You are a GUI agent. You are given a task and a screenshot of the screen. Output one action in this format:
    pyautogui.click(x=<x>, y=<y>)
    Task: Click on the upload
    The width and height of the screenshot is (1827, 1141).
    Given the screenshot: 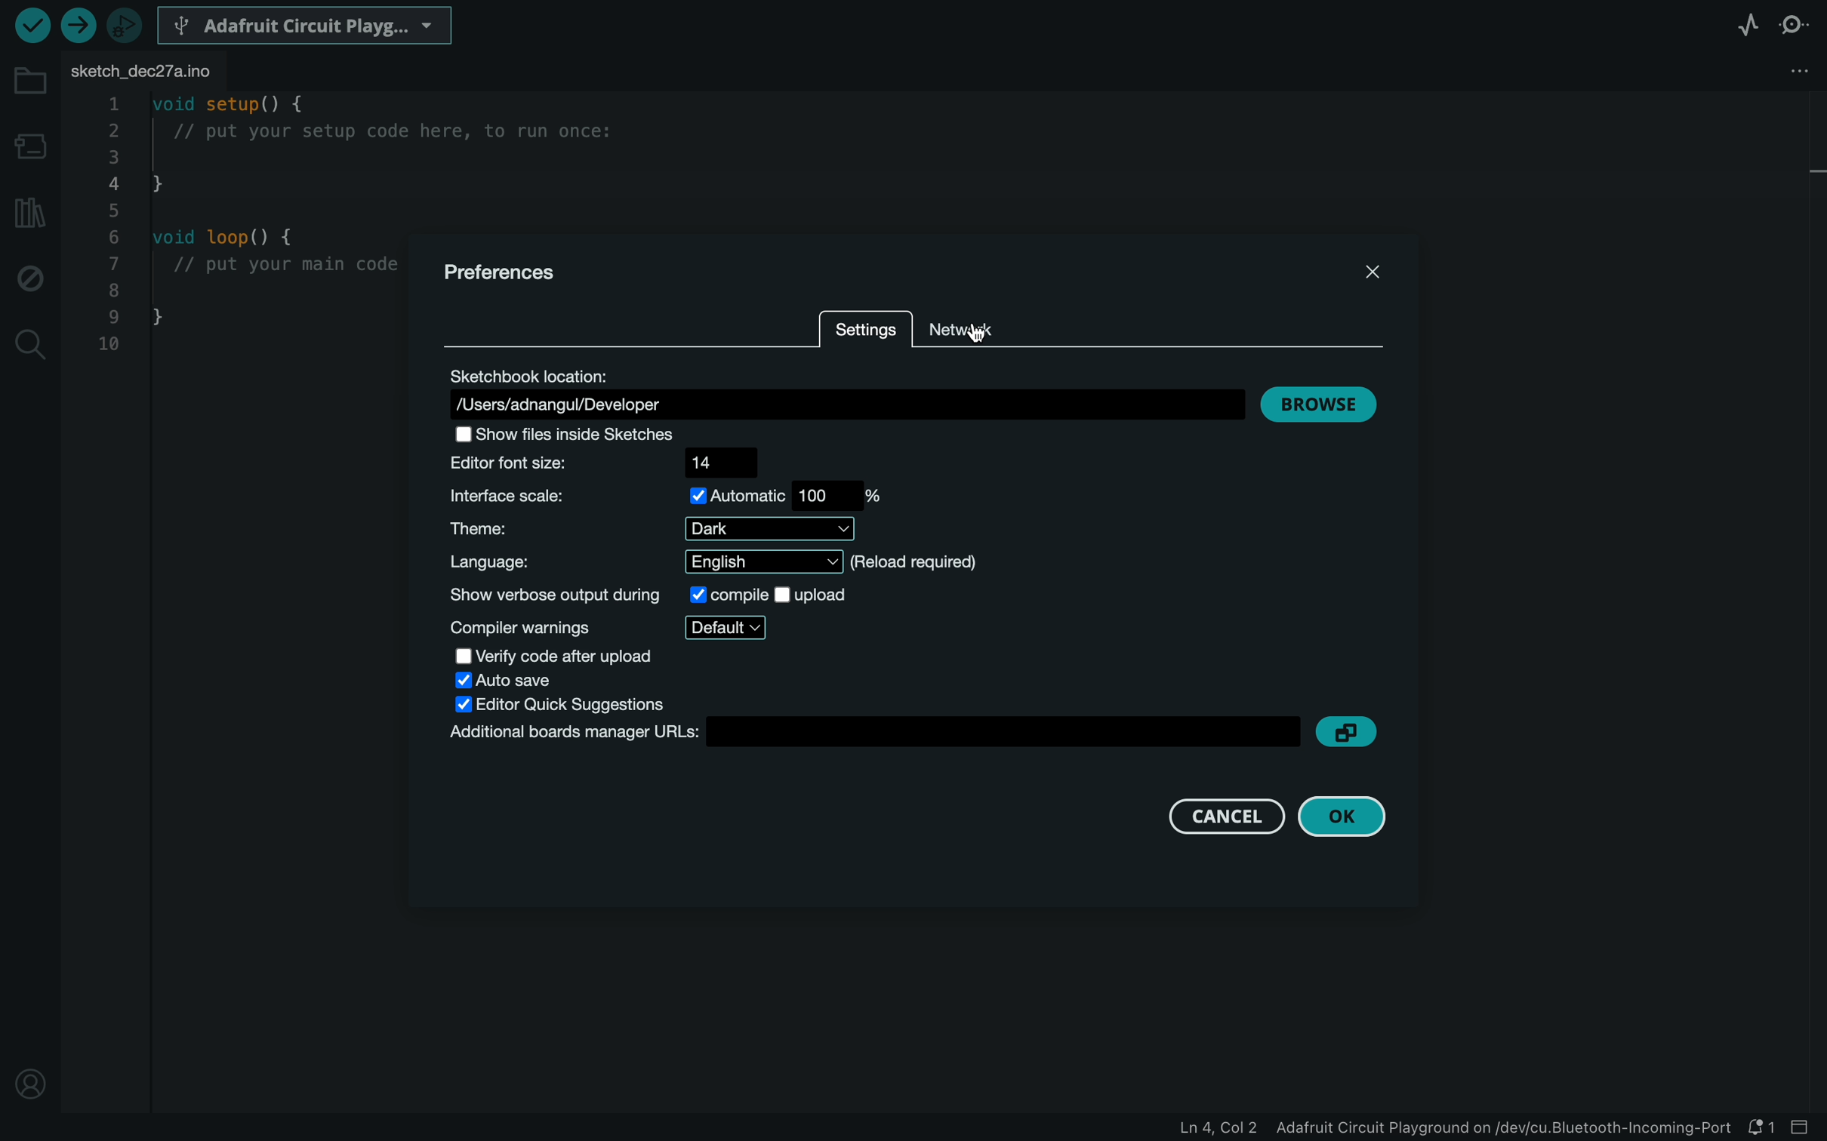 What is the action you would take?
    pyautogui.click(x=80, y=25)
    